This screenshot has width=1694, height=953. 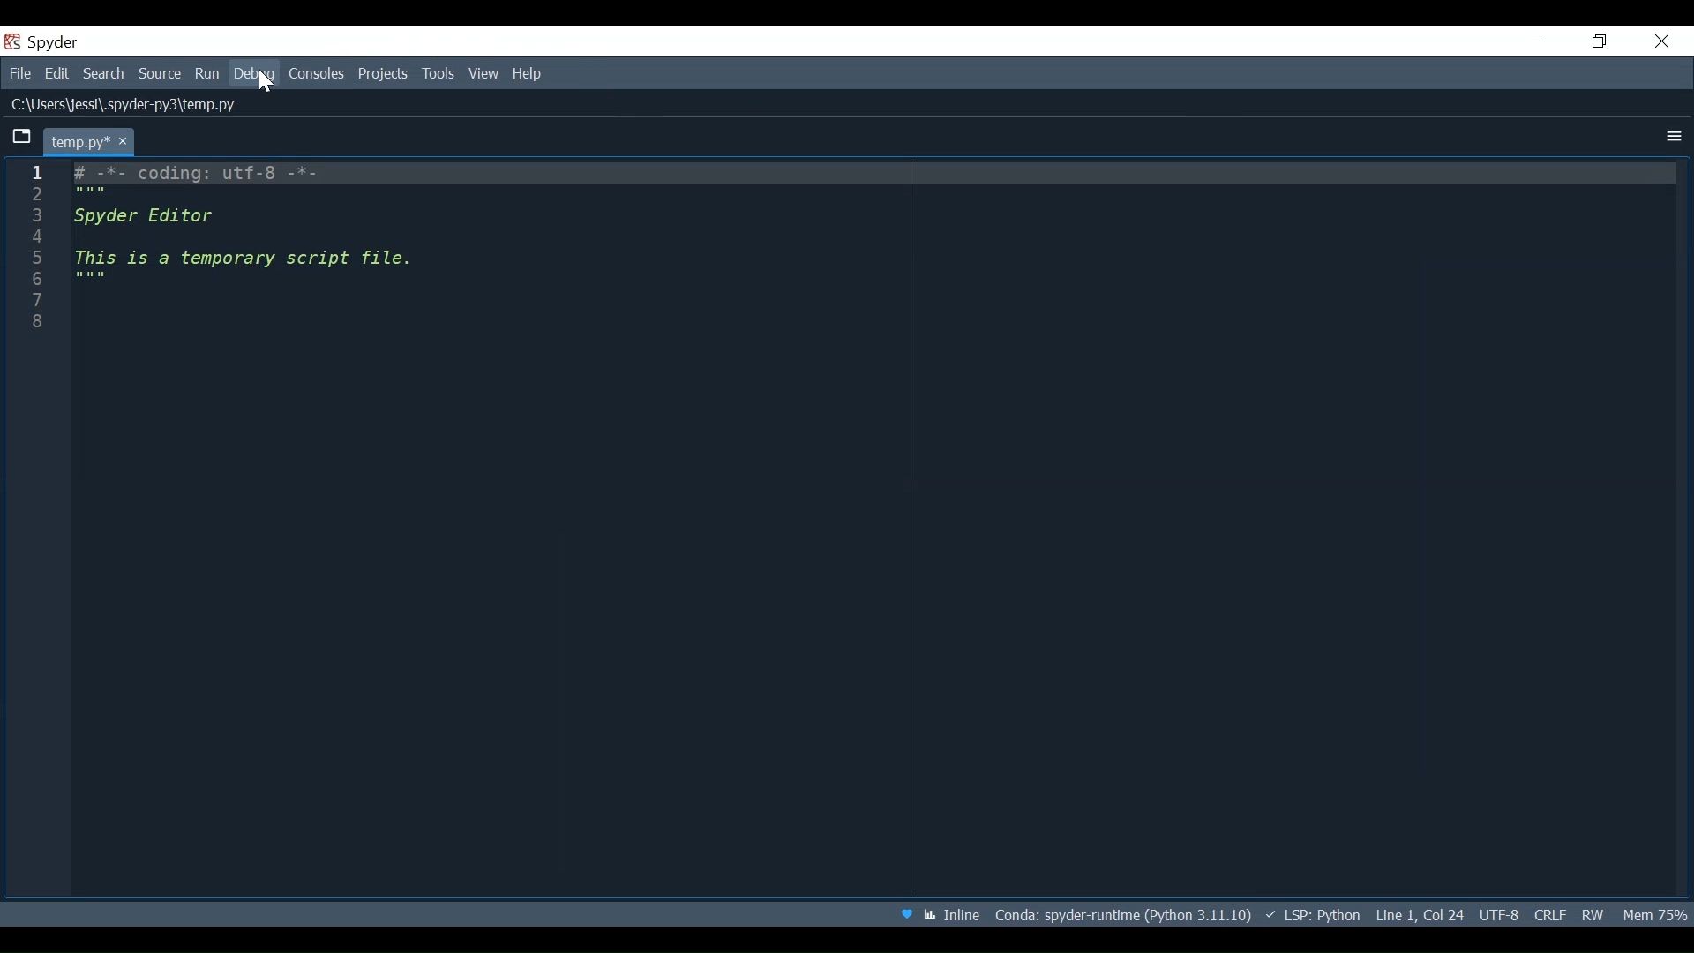 What do you see at coordinates (1311, 915) in the screenshot?
I see `Language` at bounding box center [1311, 915].